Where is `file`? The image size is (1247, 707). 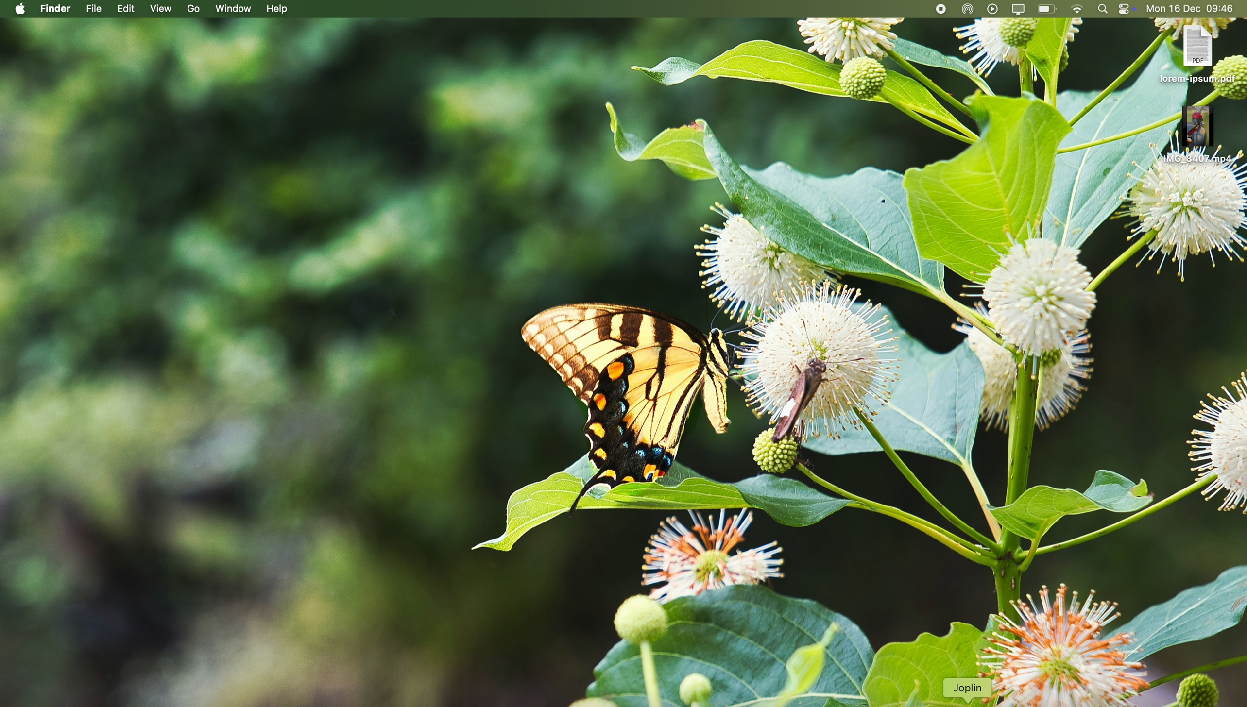 file is located at coordinates (1193, 140).